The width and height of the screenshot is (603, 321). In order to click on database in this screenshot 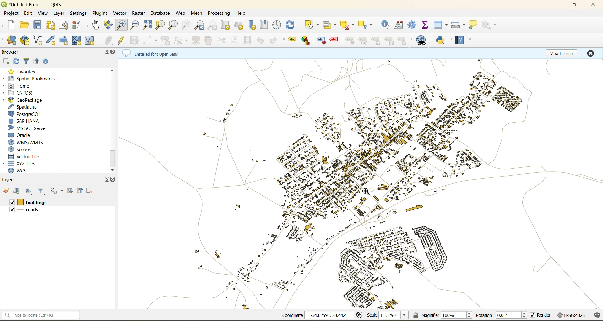, I will do `click(162, 14)`.